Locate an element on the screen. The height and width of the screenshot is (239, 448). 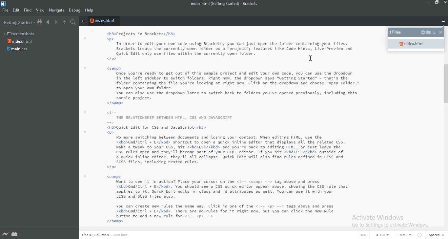
Next document is located at coordinates (56, 23).